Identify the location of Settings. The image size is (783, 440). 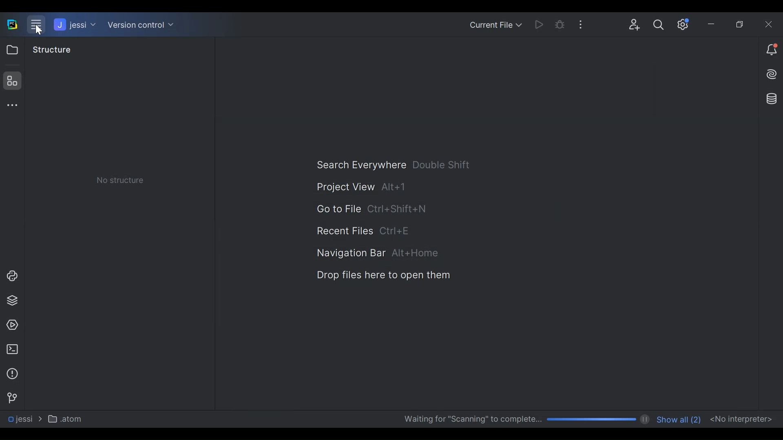
(683, 25).